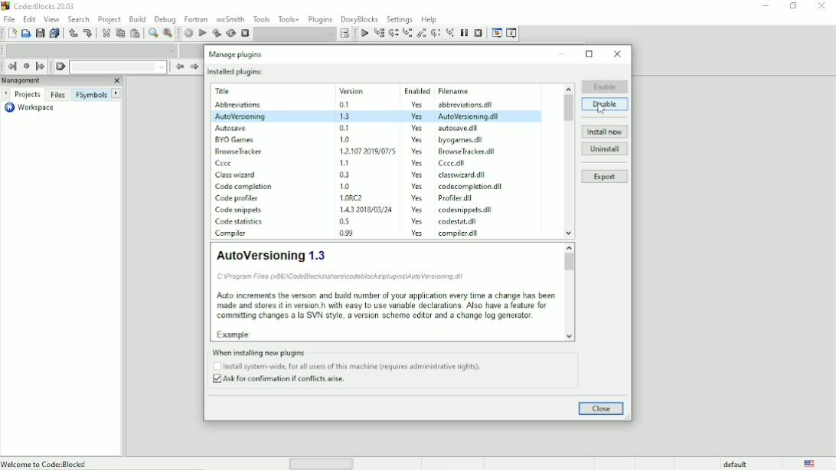 This screenshot has height=470, width=836. Describe the element at coordinates (231, 129) in the screenshot. I see `Autosave` at that location.